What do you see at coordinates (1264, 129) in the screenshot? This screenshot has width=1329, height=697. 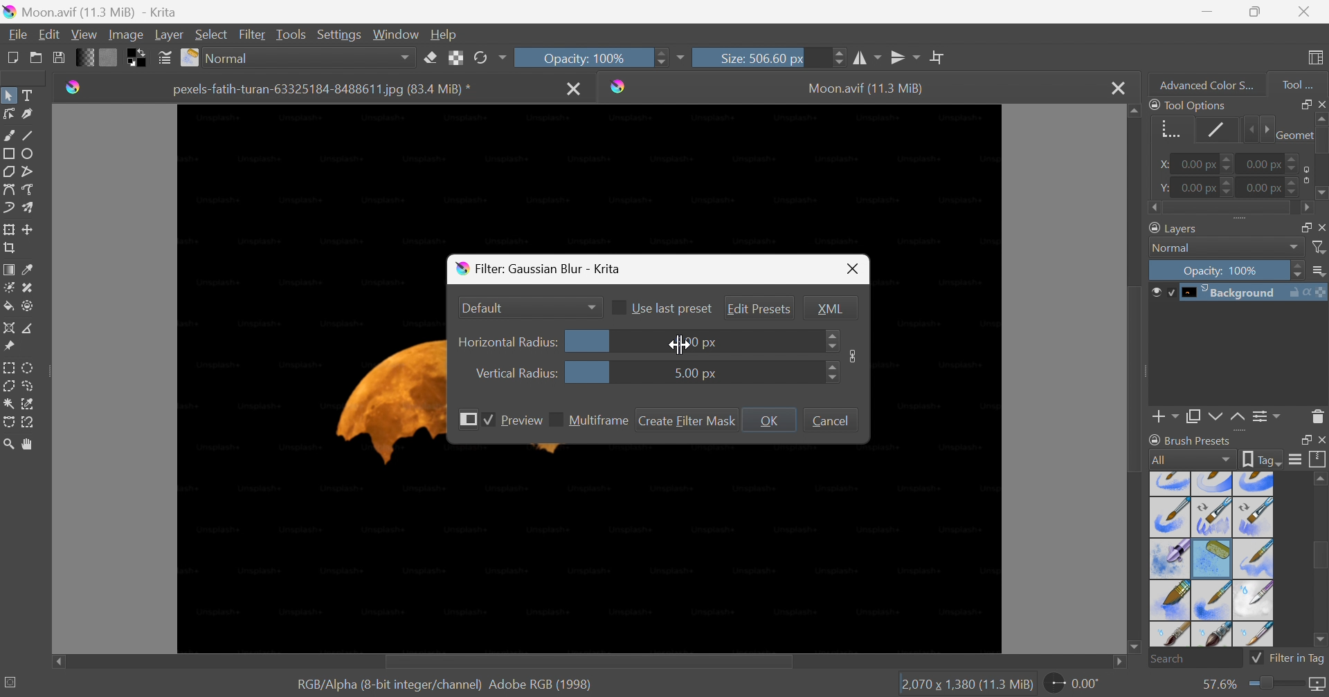 I see `Next` at bounding box center [1264, 129].